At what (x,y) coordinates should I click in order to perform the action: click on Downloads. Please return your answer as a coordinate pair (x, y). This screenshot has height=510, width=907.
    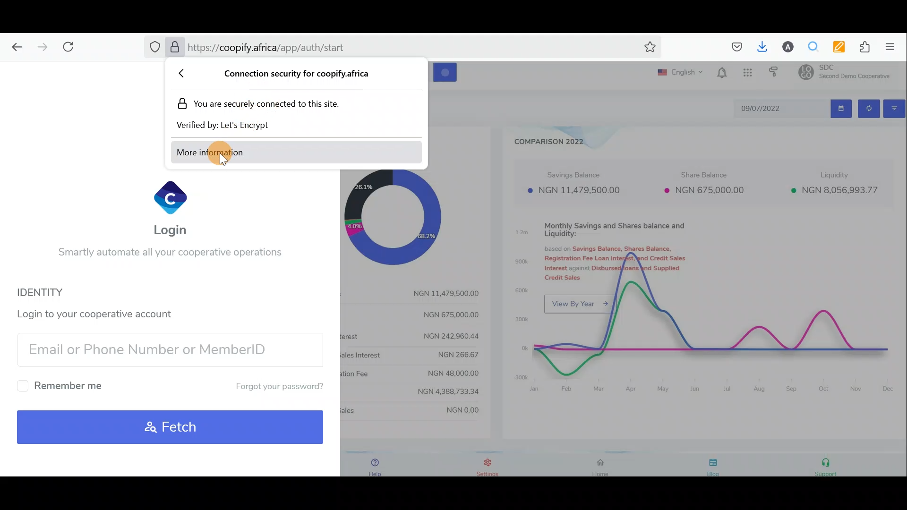
    Looking at the image, I should click on (760, 46).